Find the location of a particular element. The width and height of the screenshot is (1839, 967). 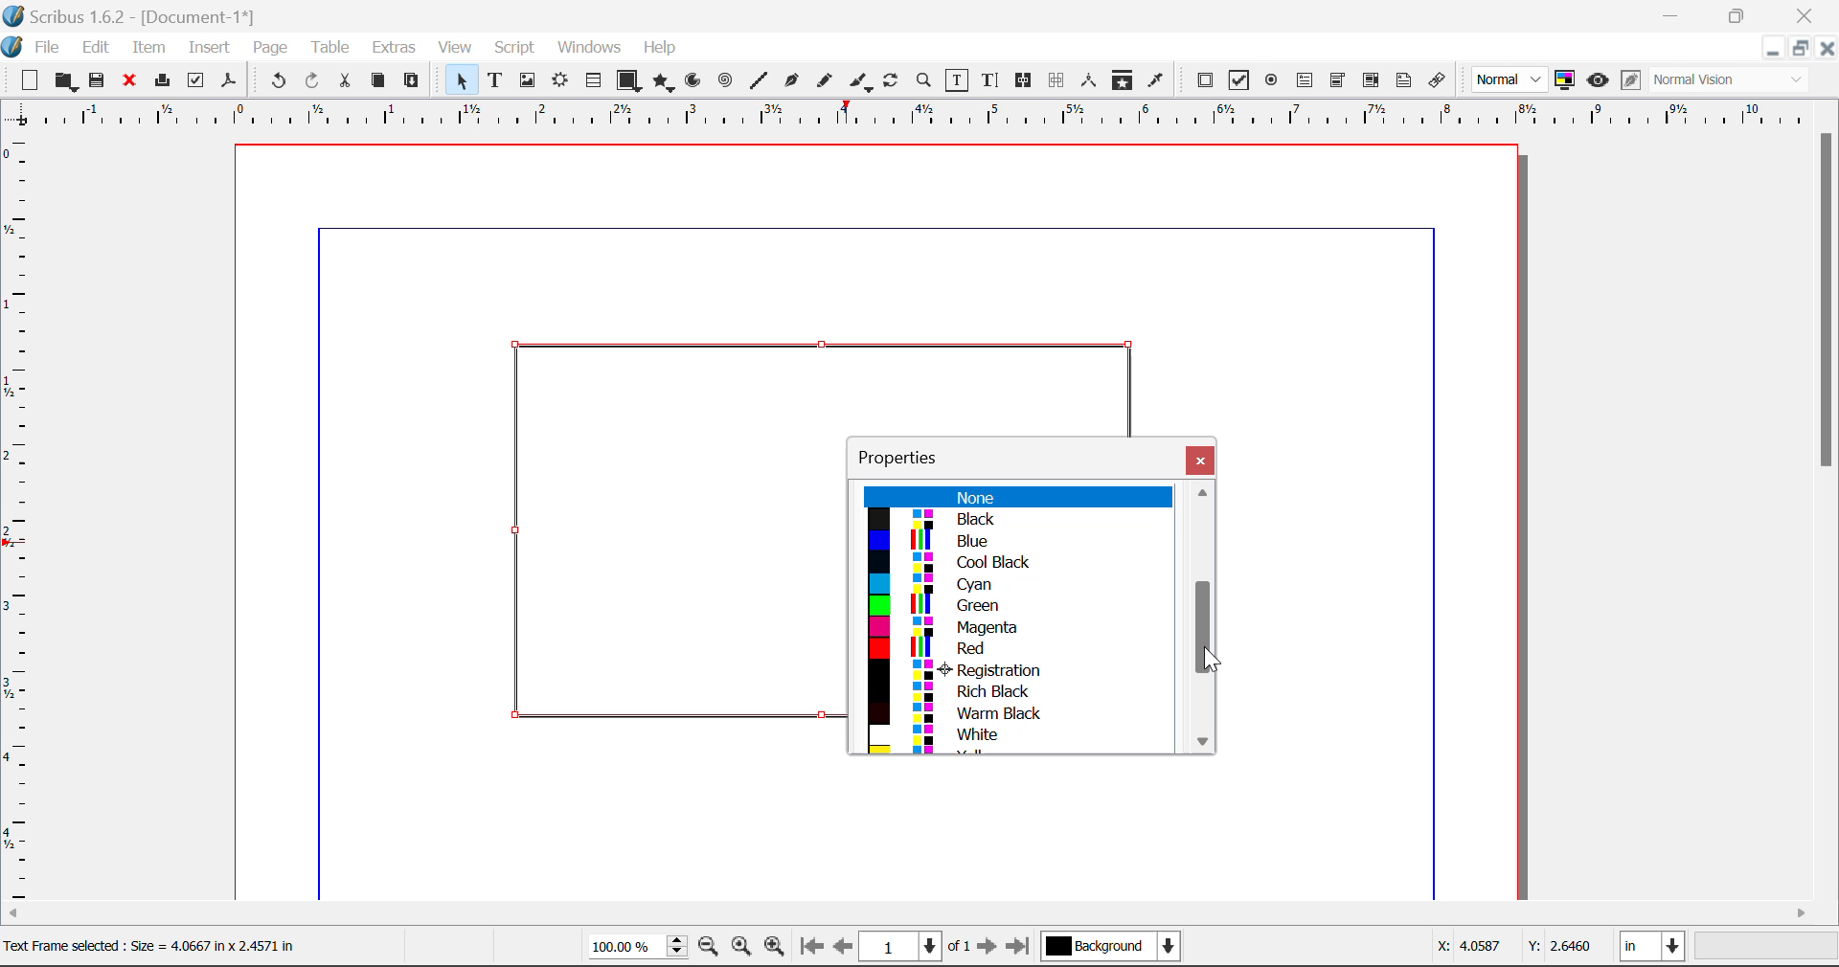

Zoom Out is located at coordinates (711, 949).